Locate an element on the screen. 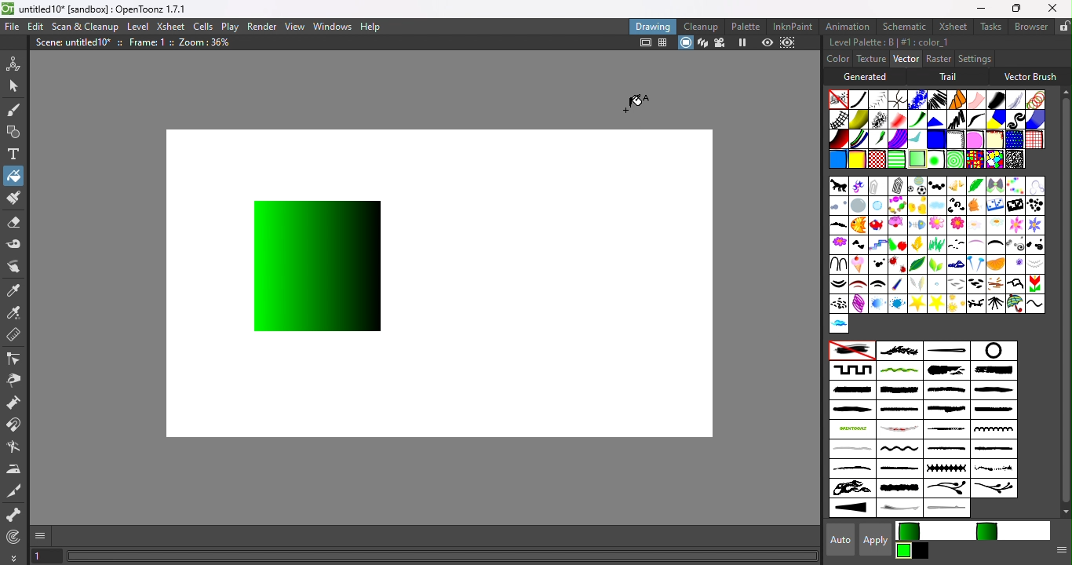 This screenshot has height=565, width=1072. Linear gradient is located at coordinates (916, 158).